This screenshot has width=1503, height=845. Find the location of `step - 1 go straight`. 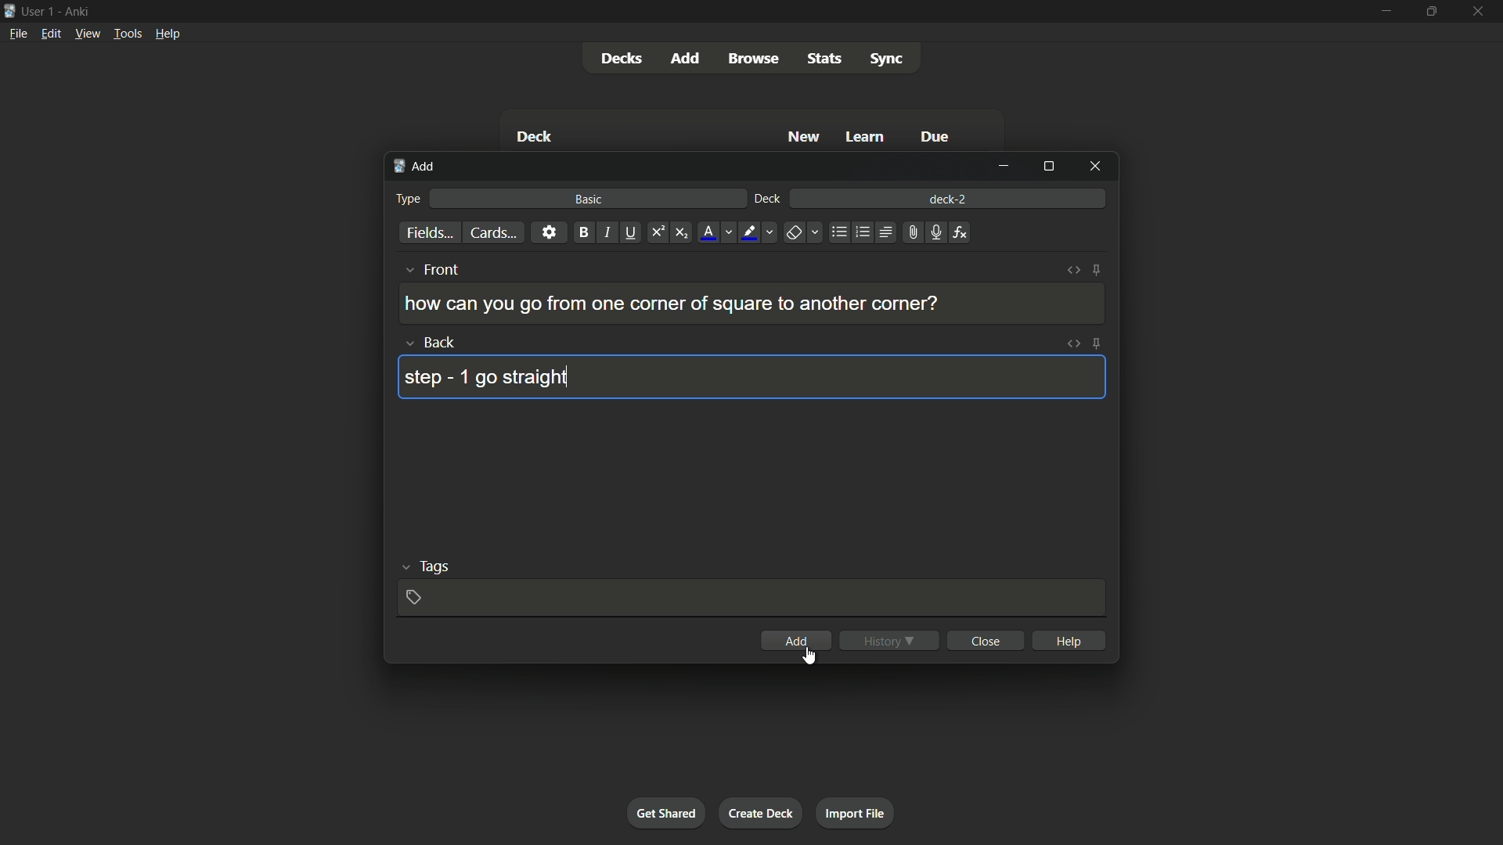

step - 1 go straight is located at coordinates (483, 378).